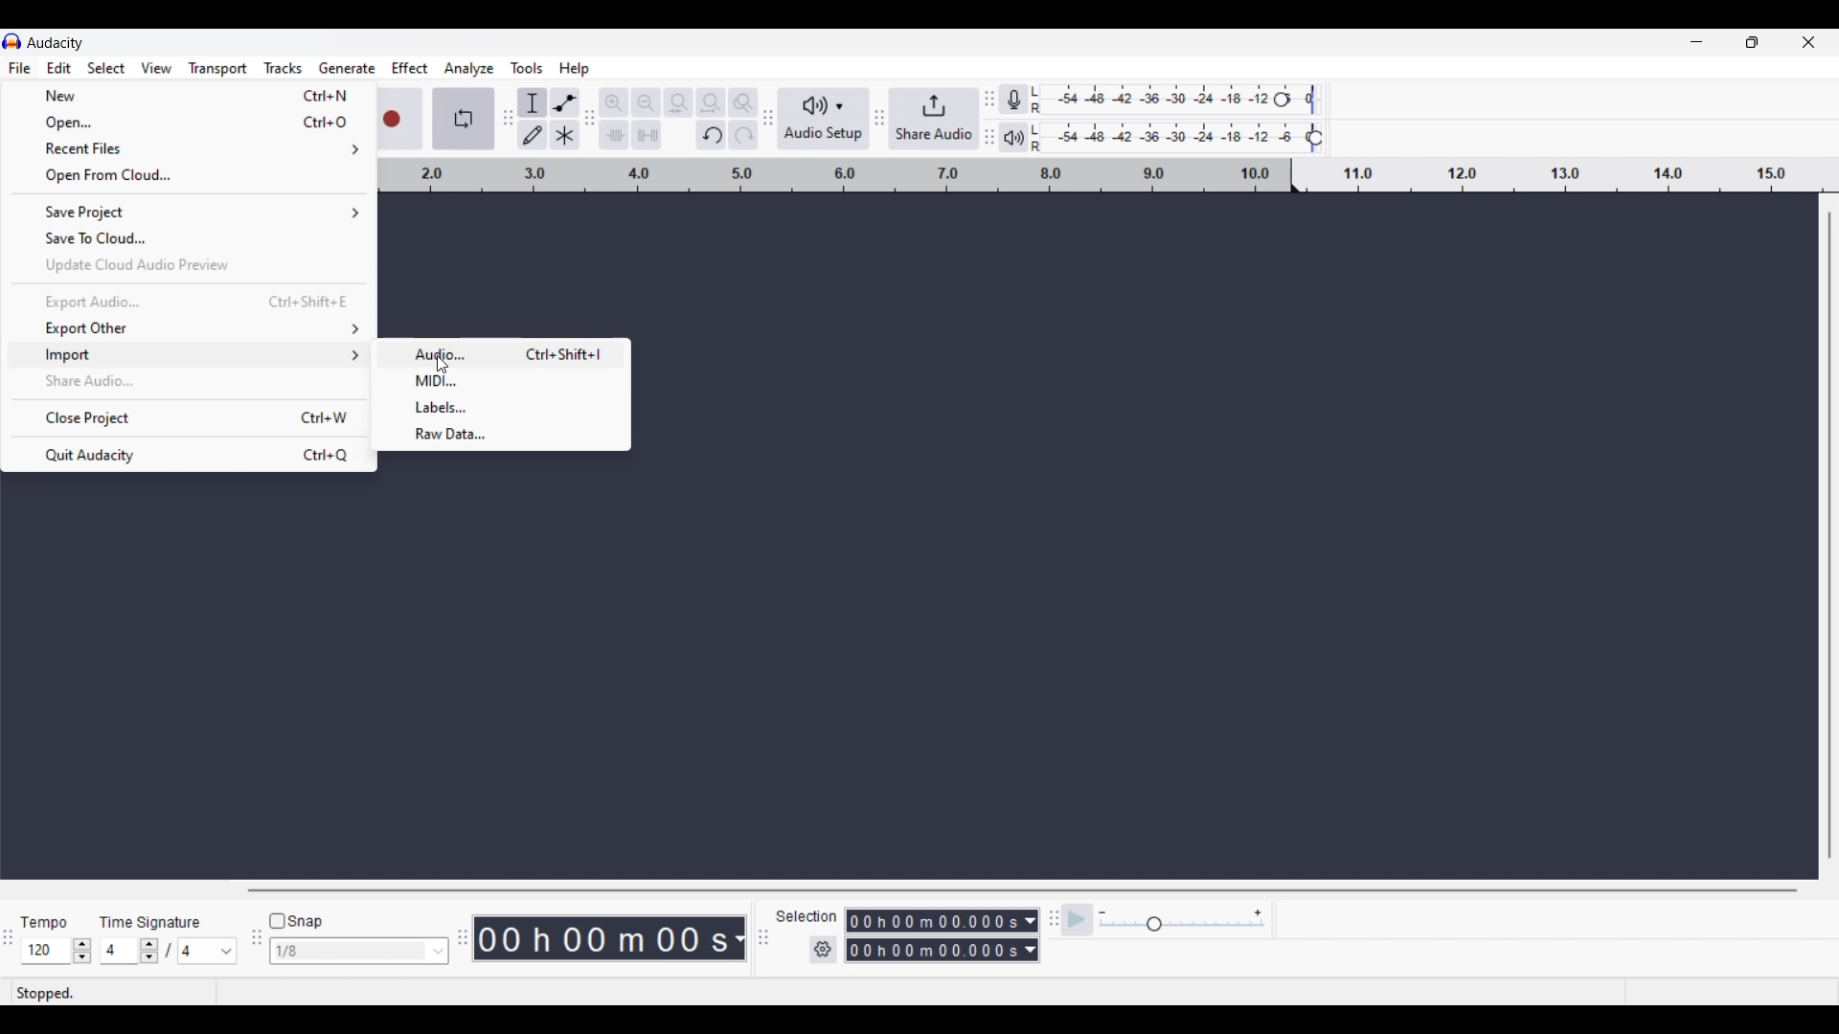 This screenshot has width=1839, height=1034. Describe the element at coordinates (502, 353) in the screenshot. I see `Audio   Ctrl+Shift+I` at that location.